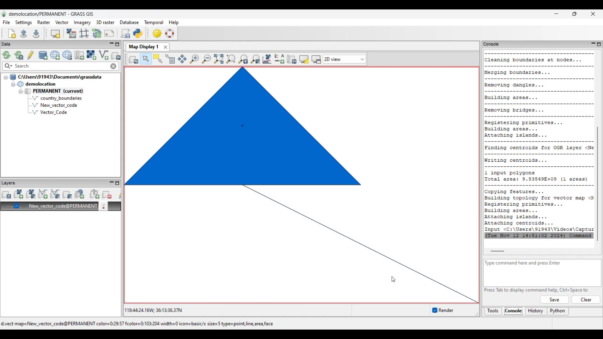 The image size is (603, 339). Describe the element at coordinates (59, 207) in the screenshot. I see `New layer added with new file` at that location.